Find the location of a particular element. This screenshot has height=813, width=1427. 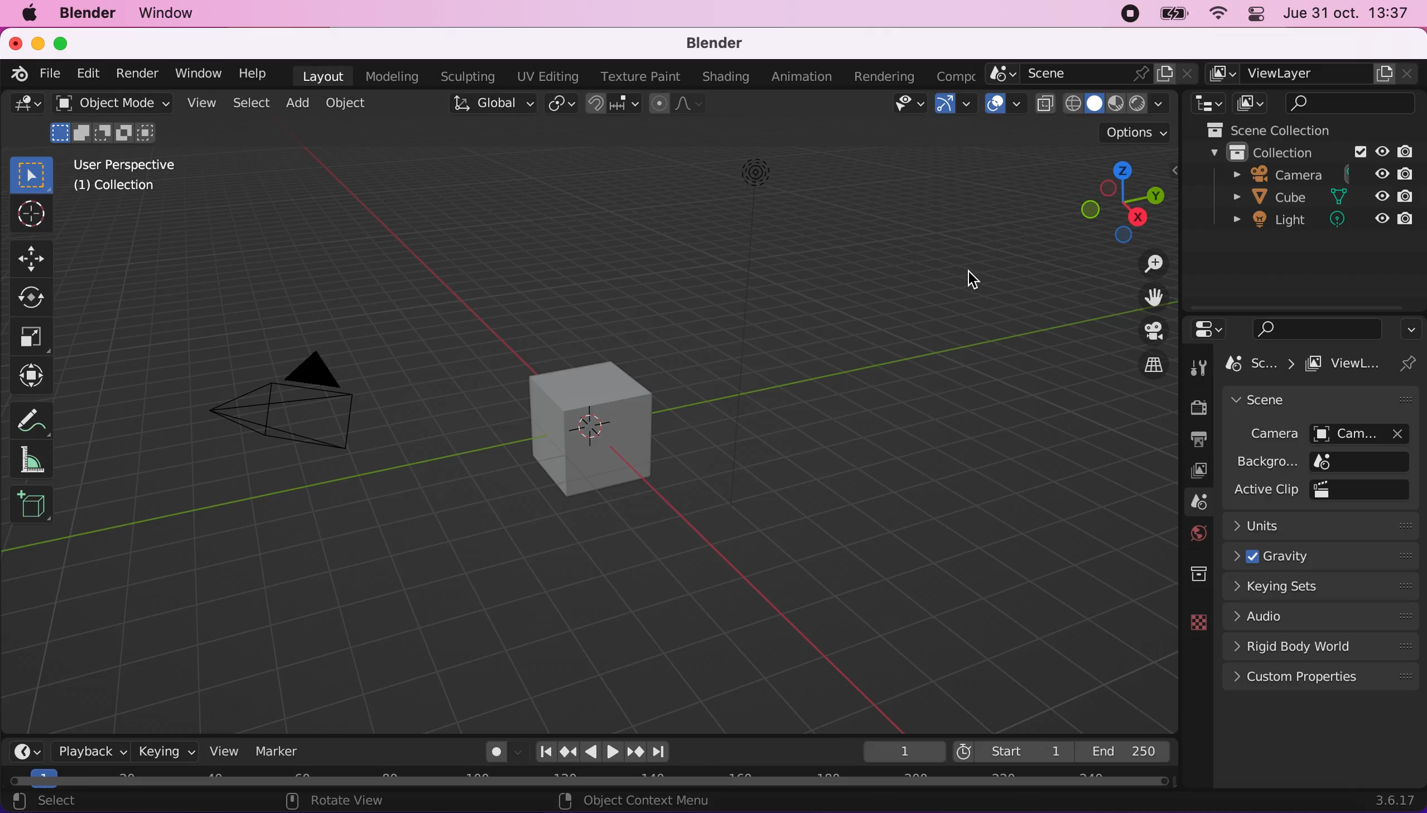

object context menu is located at coordinates (639, 802).